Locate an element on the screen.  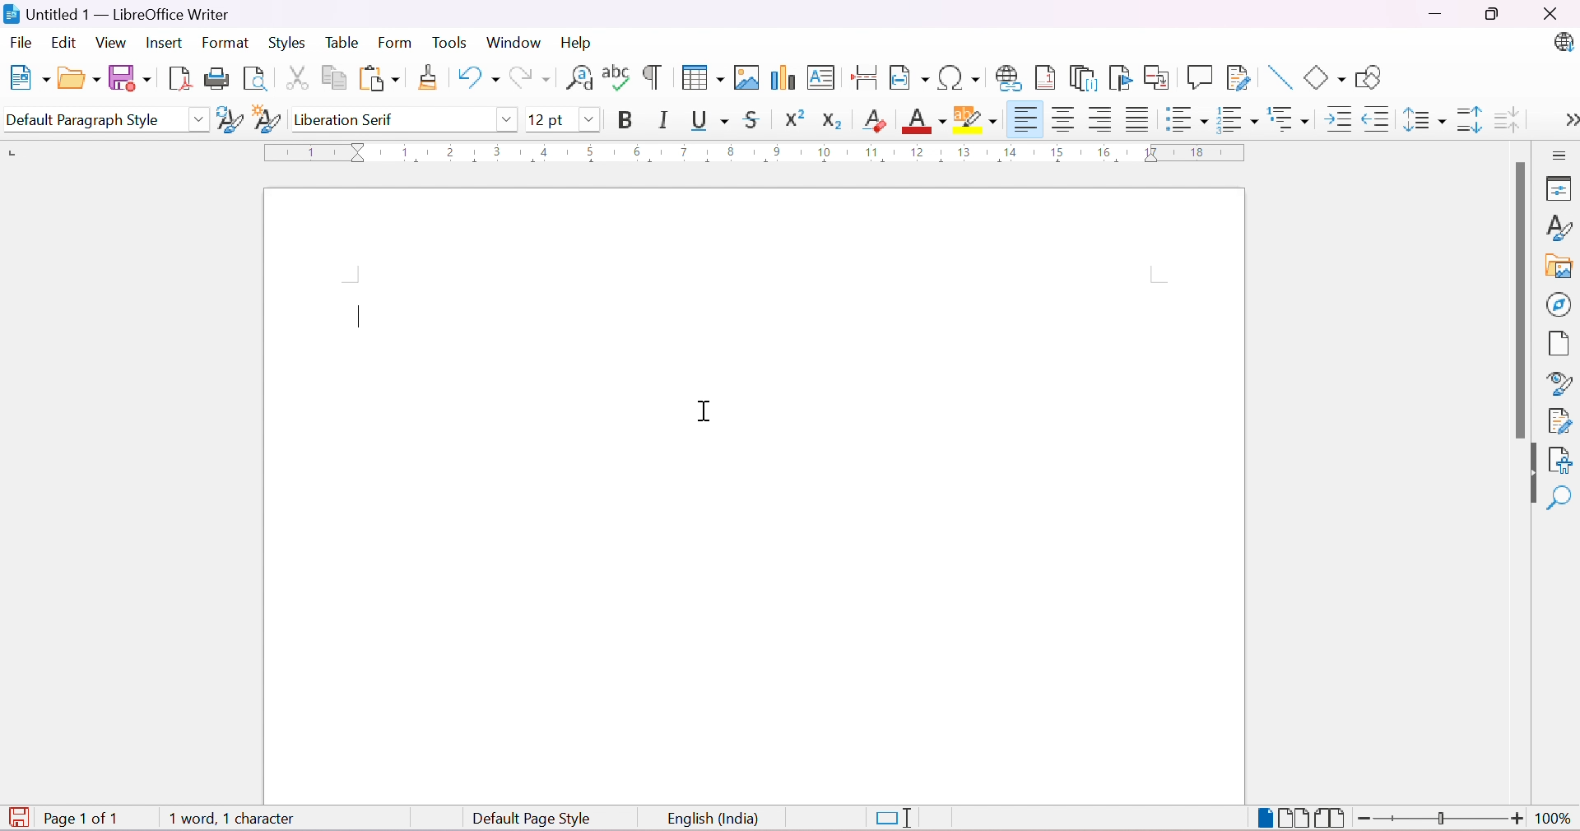
Align Left is located at coordinates (1023, 120).